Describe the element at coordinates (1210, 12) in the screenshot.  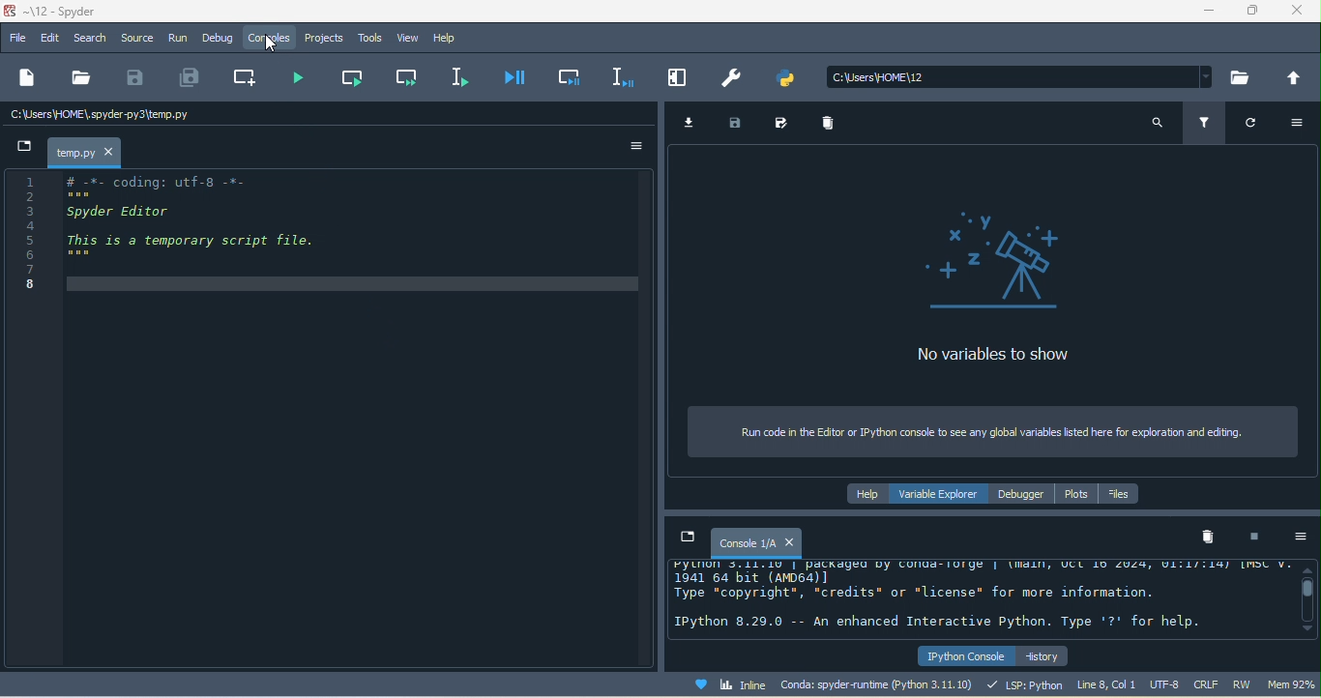
I see `minimize` at that location.